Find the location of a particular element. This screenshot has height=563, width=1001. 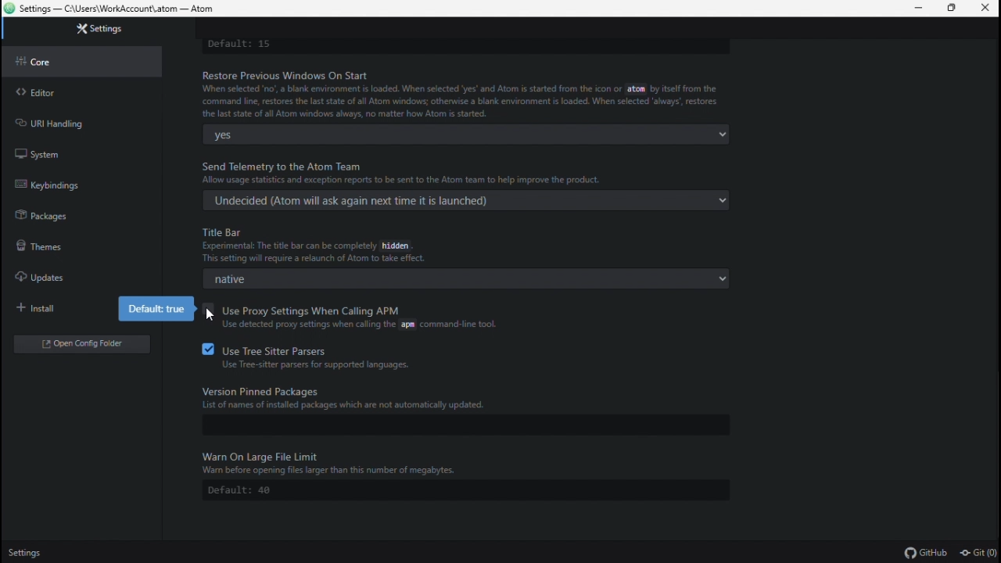

Use tree sitter is located at coordinates (348, 357).